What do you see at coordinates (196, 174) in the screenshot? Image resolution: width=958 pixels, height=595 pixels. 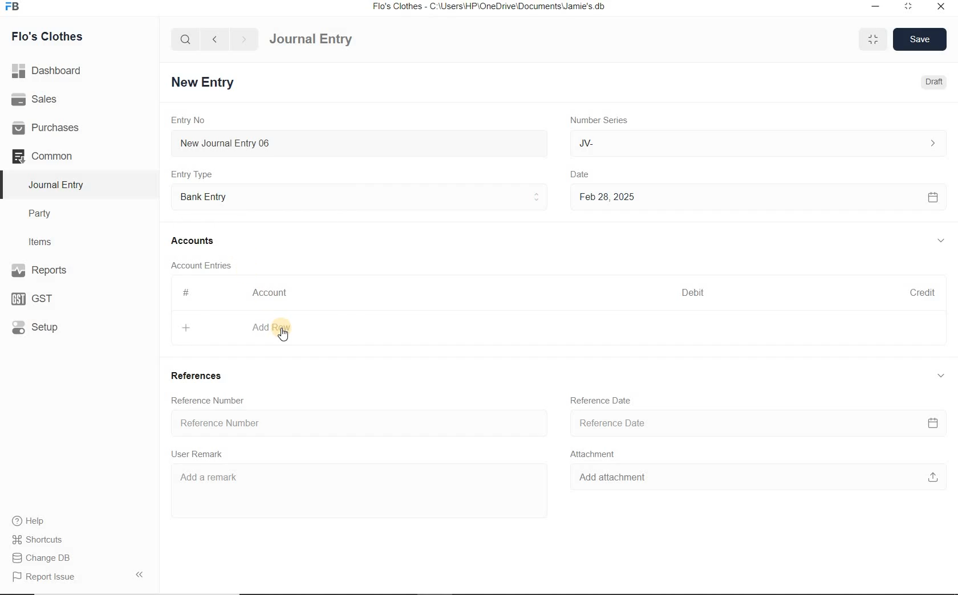 I see `Entry Type` at bounding box center [196, 174].